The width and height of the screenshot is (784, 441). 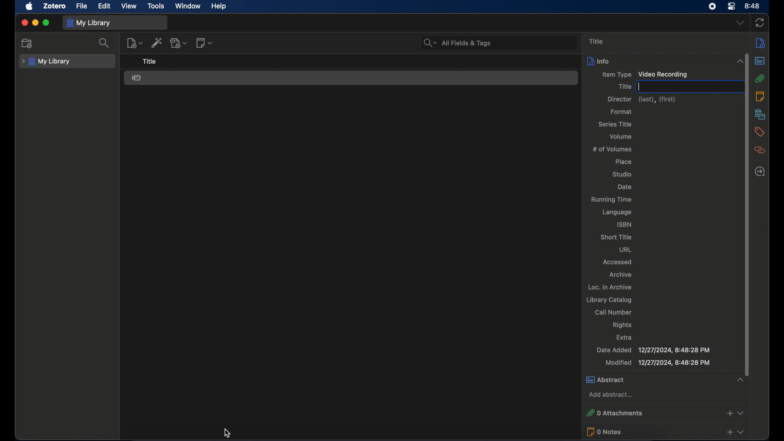 What do you see at coordinates (729, 433) in the screenshot?
I see `add notes` at bounding box center [729, 433].